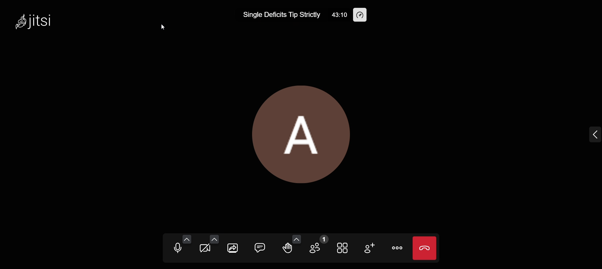  I want to click on 43:10, so click(339, 15).